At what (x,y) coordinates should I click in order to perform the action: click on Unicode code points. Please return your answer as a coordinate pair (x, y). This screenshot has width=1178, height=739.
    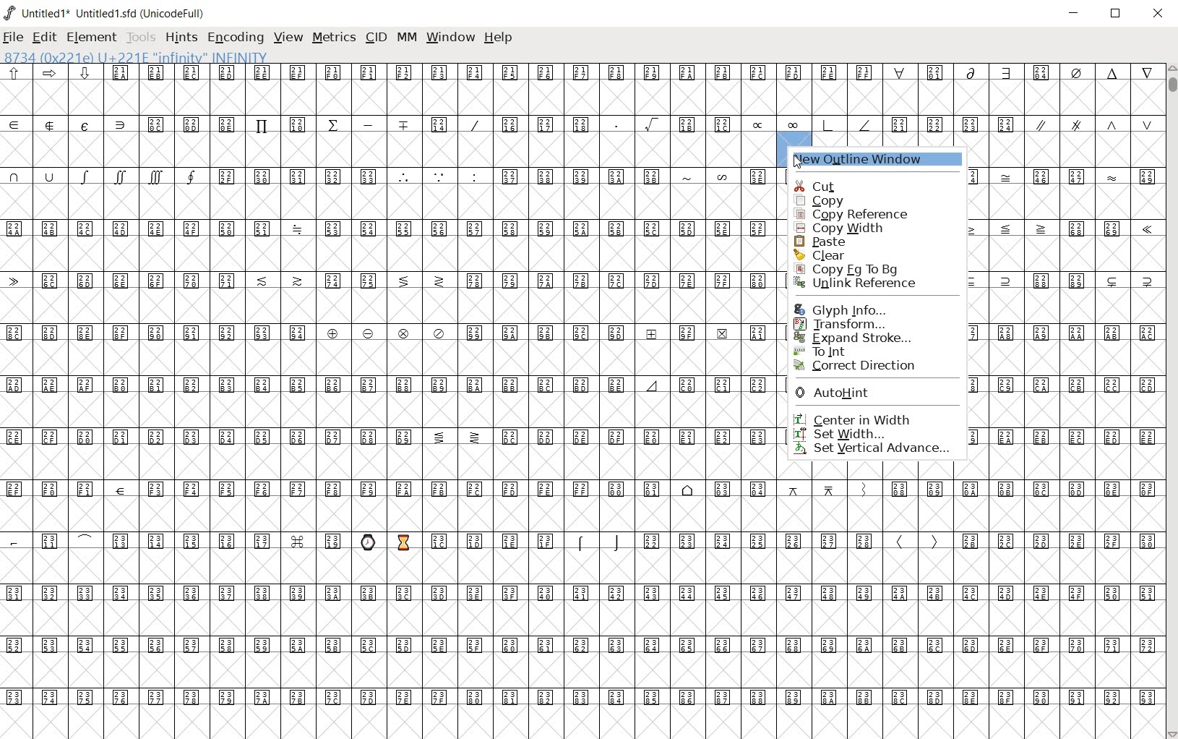
    Looking at the image, I should click on (390, 333).